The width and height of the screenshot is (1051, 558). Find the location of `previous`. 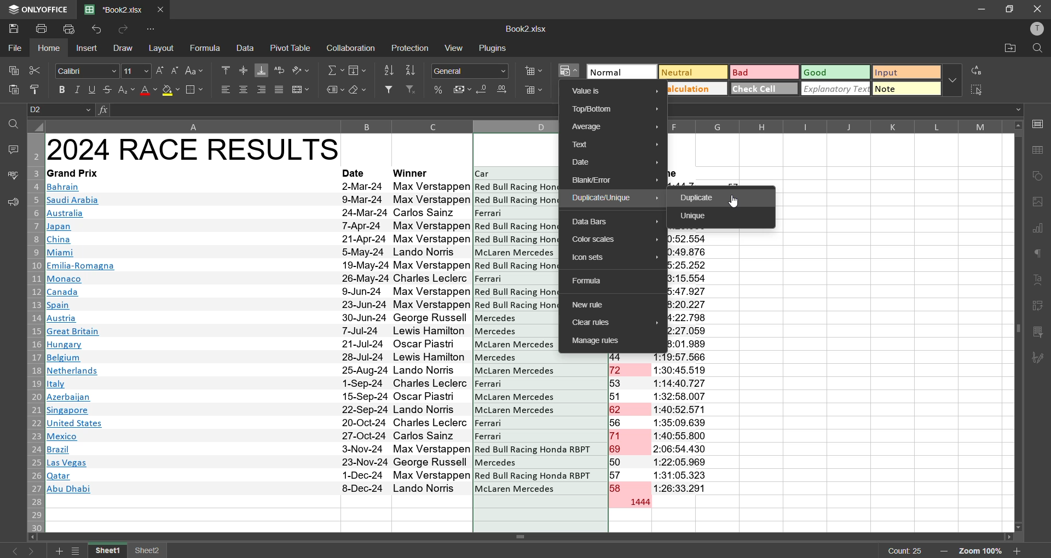

previous is located at coordinates (12, 551).